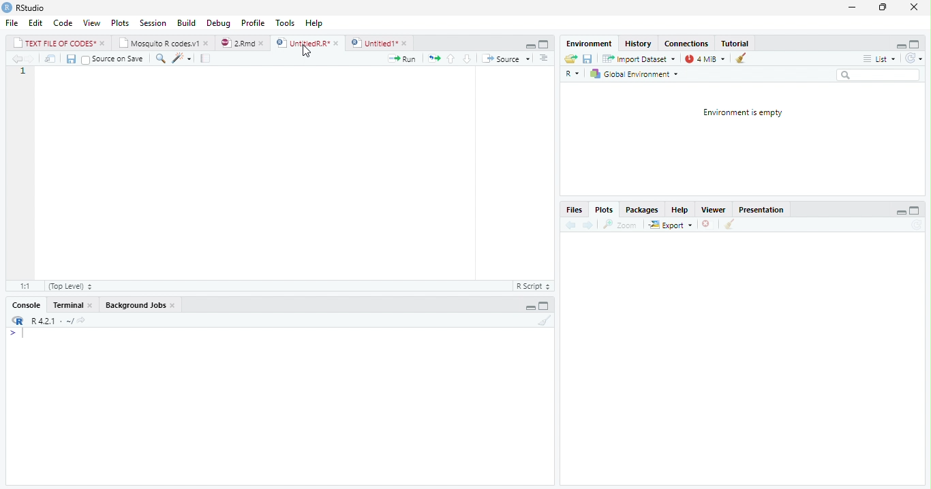 The image size is (931, 489). I want to click on Terminal, so click(72, 304).